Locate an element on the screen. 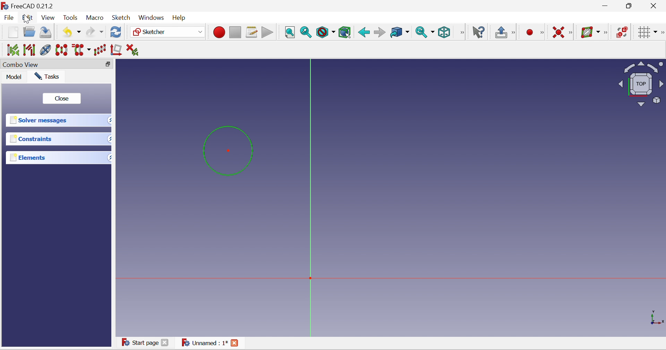  Stop macro recording is located at coordinates (234, 32).